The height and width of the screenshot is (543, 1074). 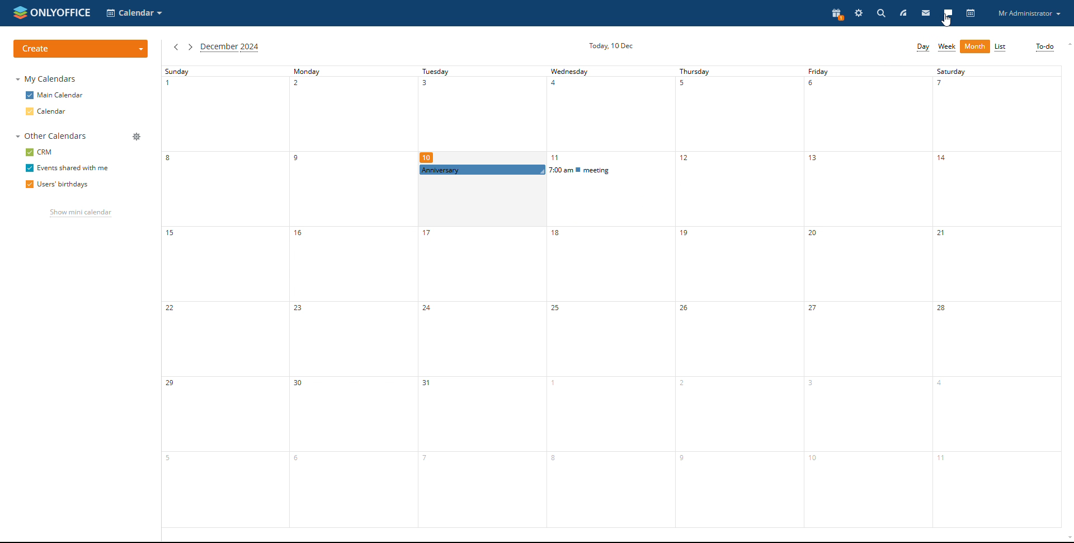 I want to click on tuesday, so click(x=483, y=109).